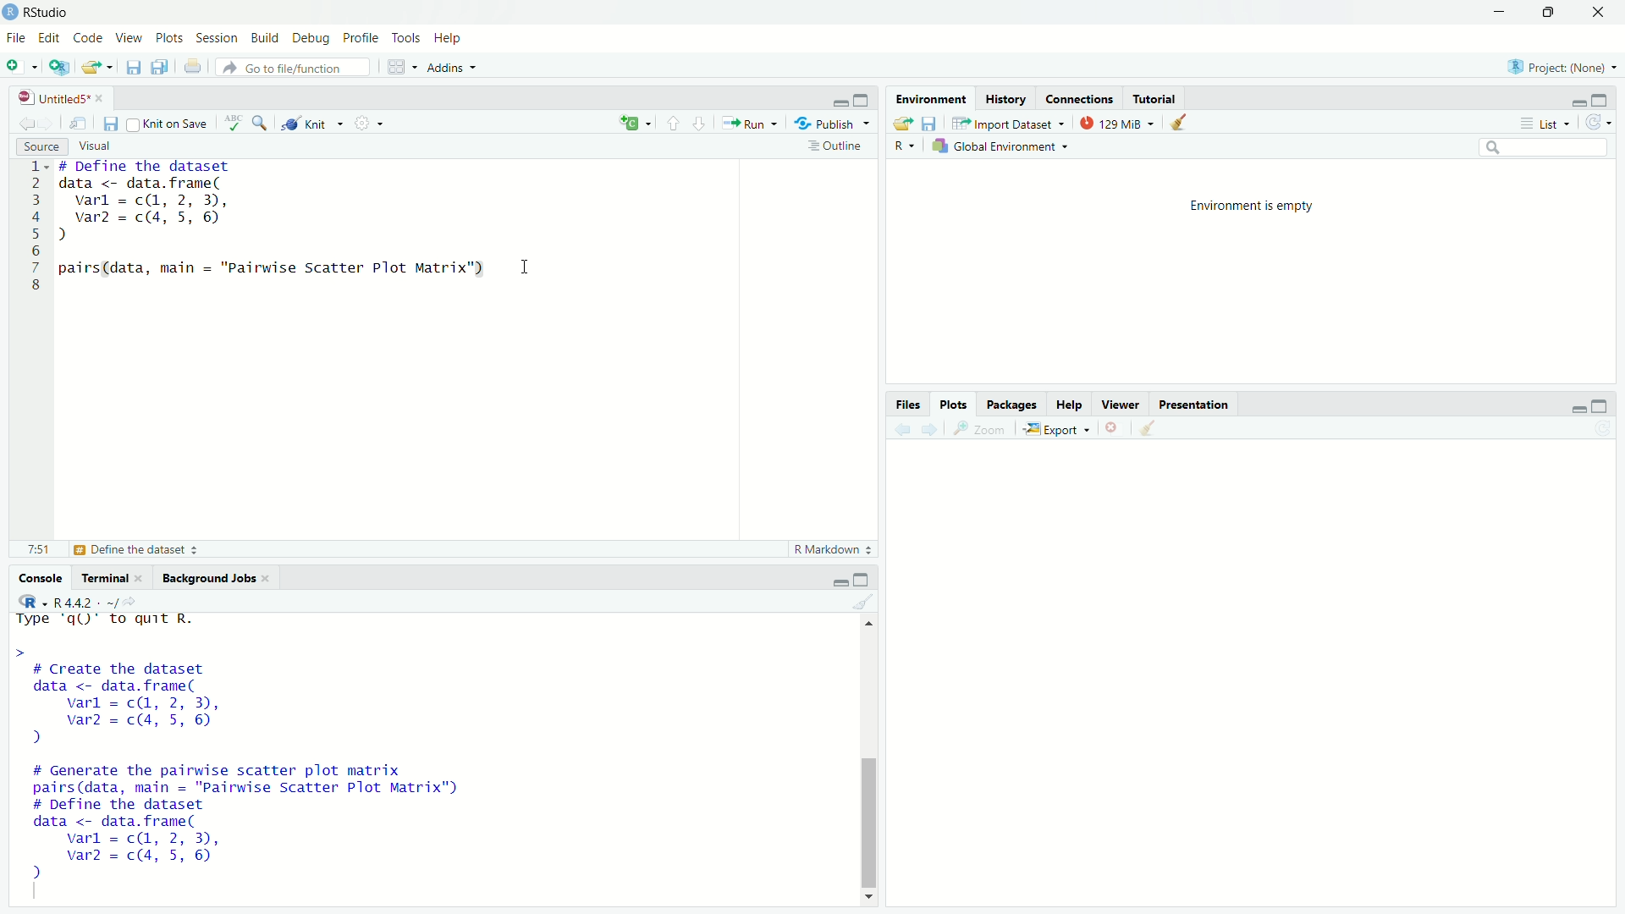  What do you see at coordinates (1549, 10) in the screenshot?
I see `Maximize/Restore` at bounding box center [1549, 10].